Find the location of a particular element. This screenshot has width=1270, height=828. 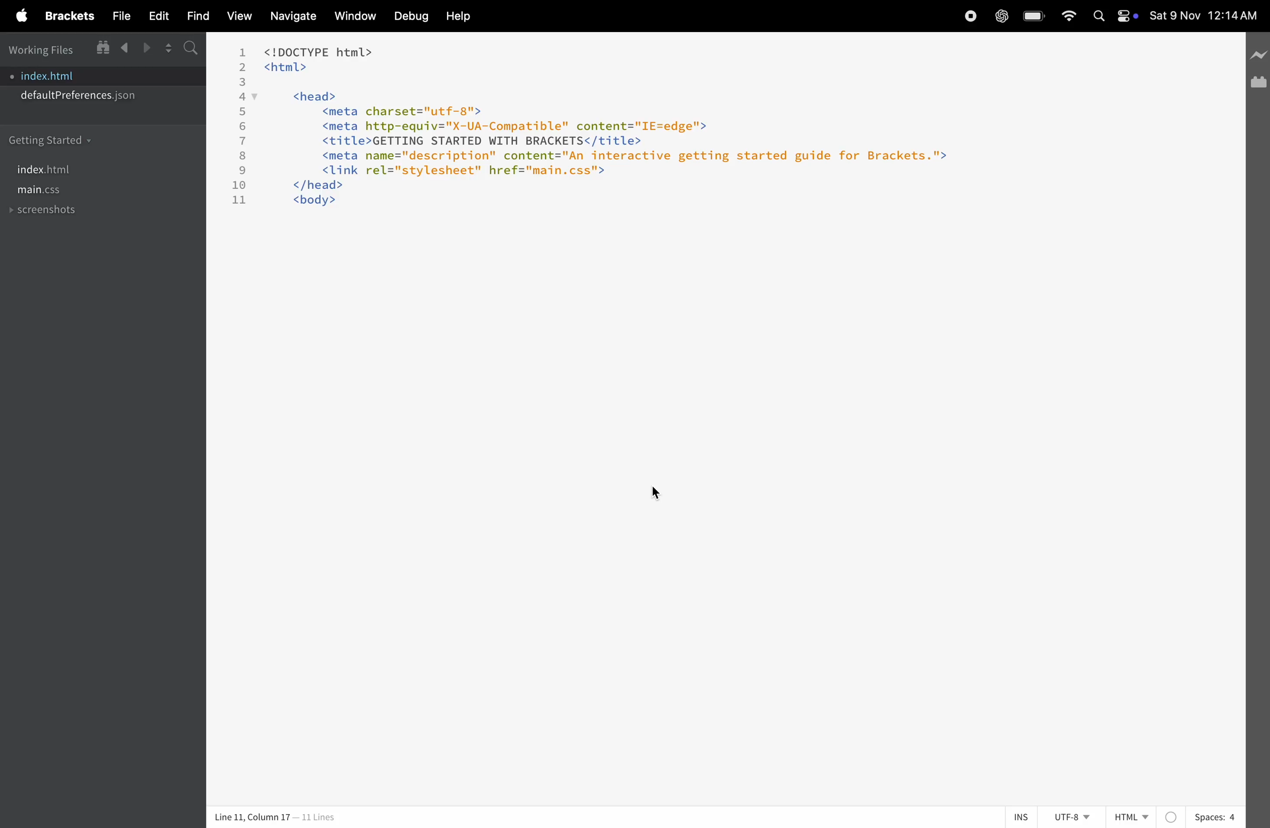

window is located at coordinates (355, 17).